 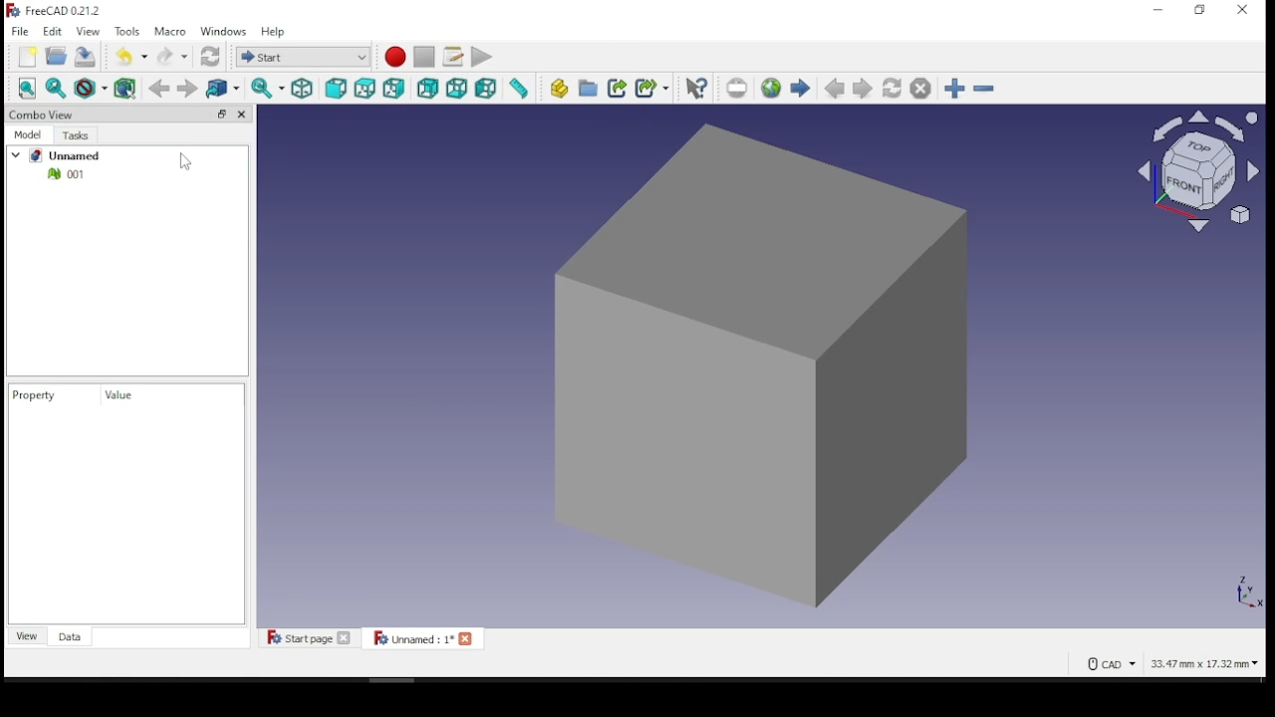 What do you see at coordinates (73, 155) in the screenshot?
I see `unnamed` at bounding box center [73, 155].